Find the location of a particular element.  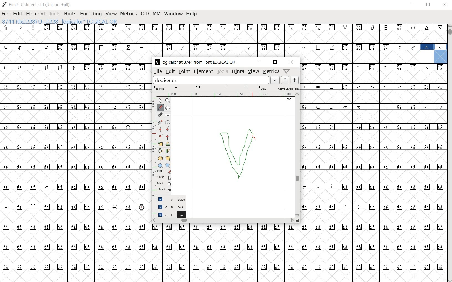

scrollbar is located at coordinates (298, 155).